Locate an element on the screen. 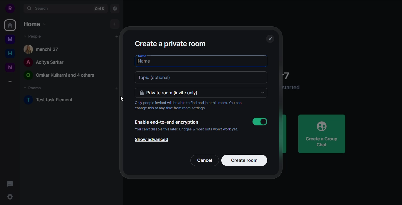 The height and width of the screenshot is (205, 402). people is located at coordinates (33, 36).